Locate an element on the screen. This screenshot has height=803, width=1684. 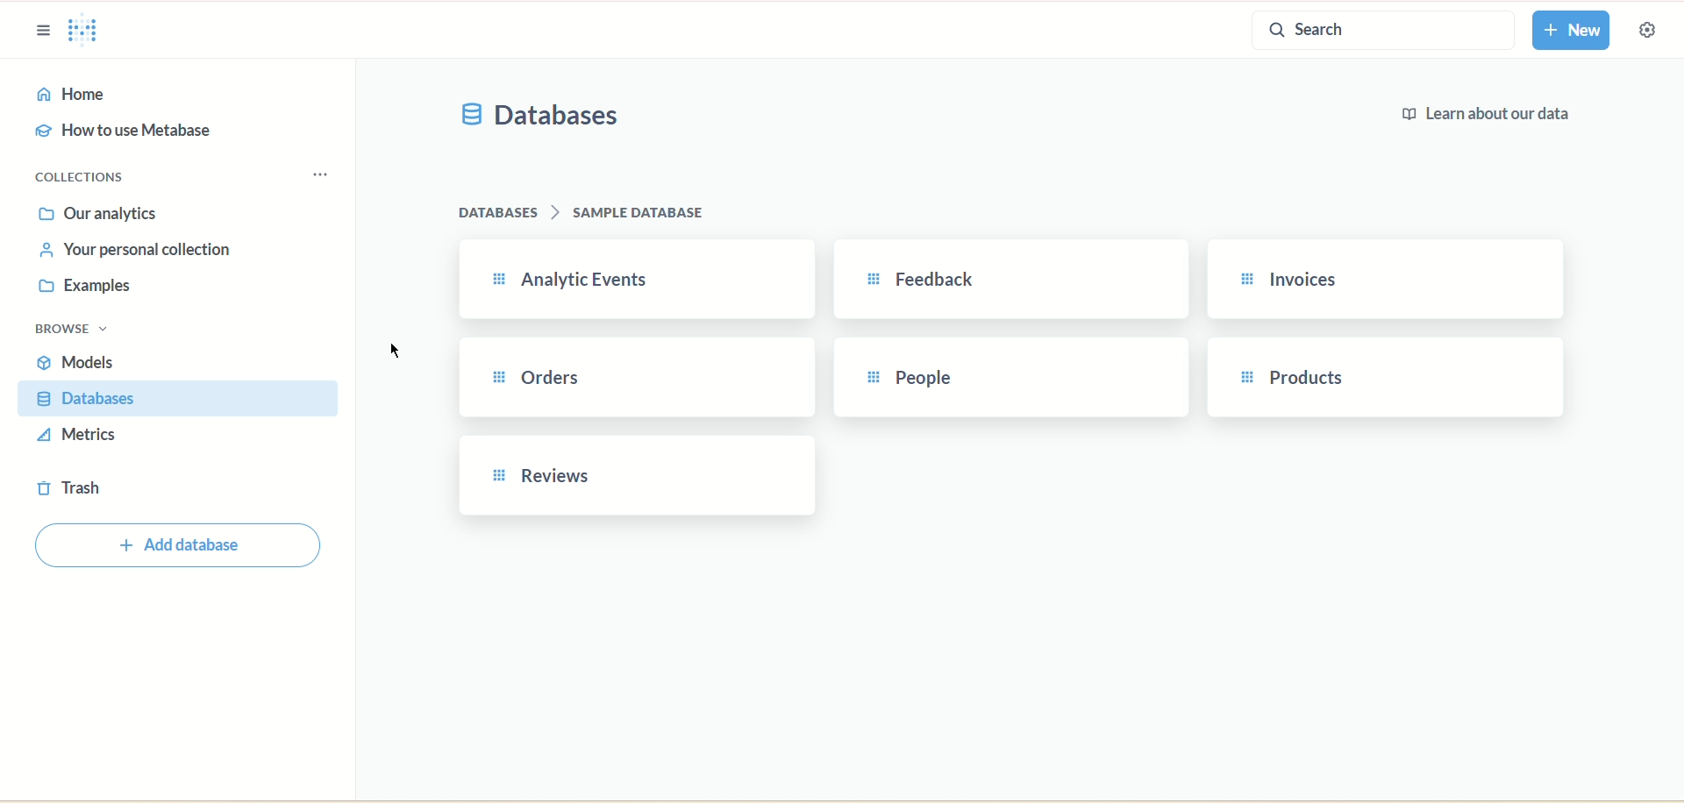
your personal collection is located at coordinates (139, 250).